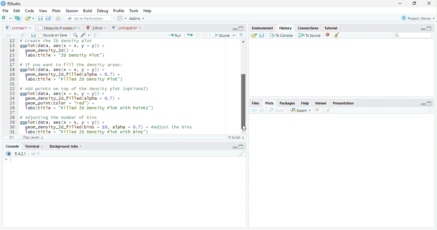  Describe the element at coordinates (310, 35) in the screenshot. I see `To source` at that location.